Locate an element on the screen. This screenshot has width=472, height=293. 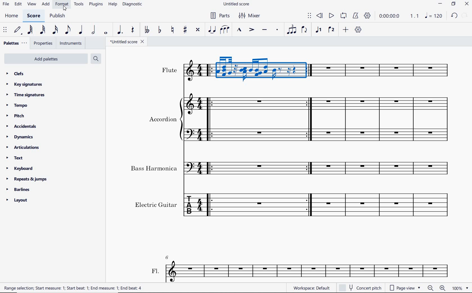
toggle double-flat is located at coordinates (147, 30).